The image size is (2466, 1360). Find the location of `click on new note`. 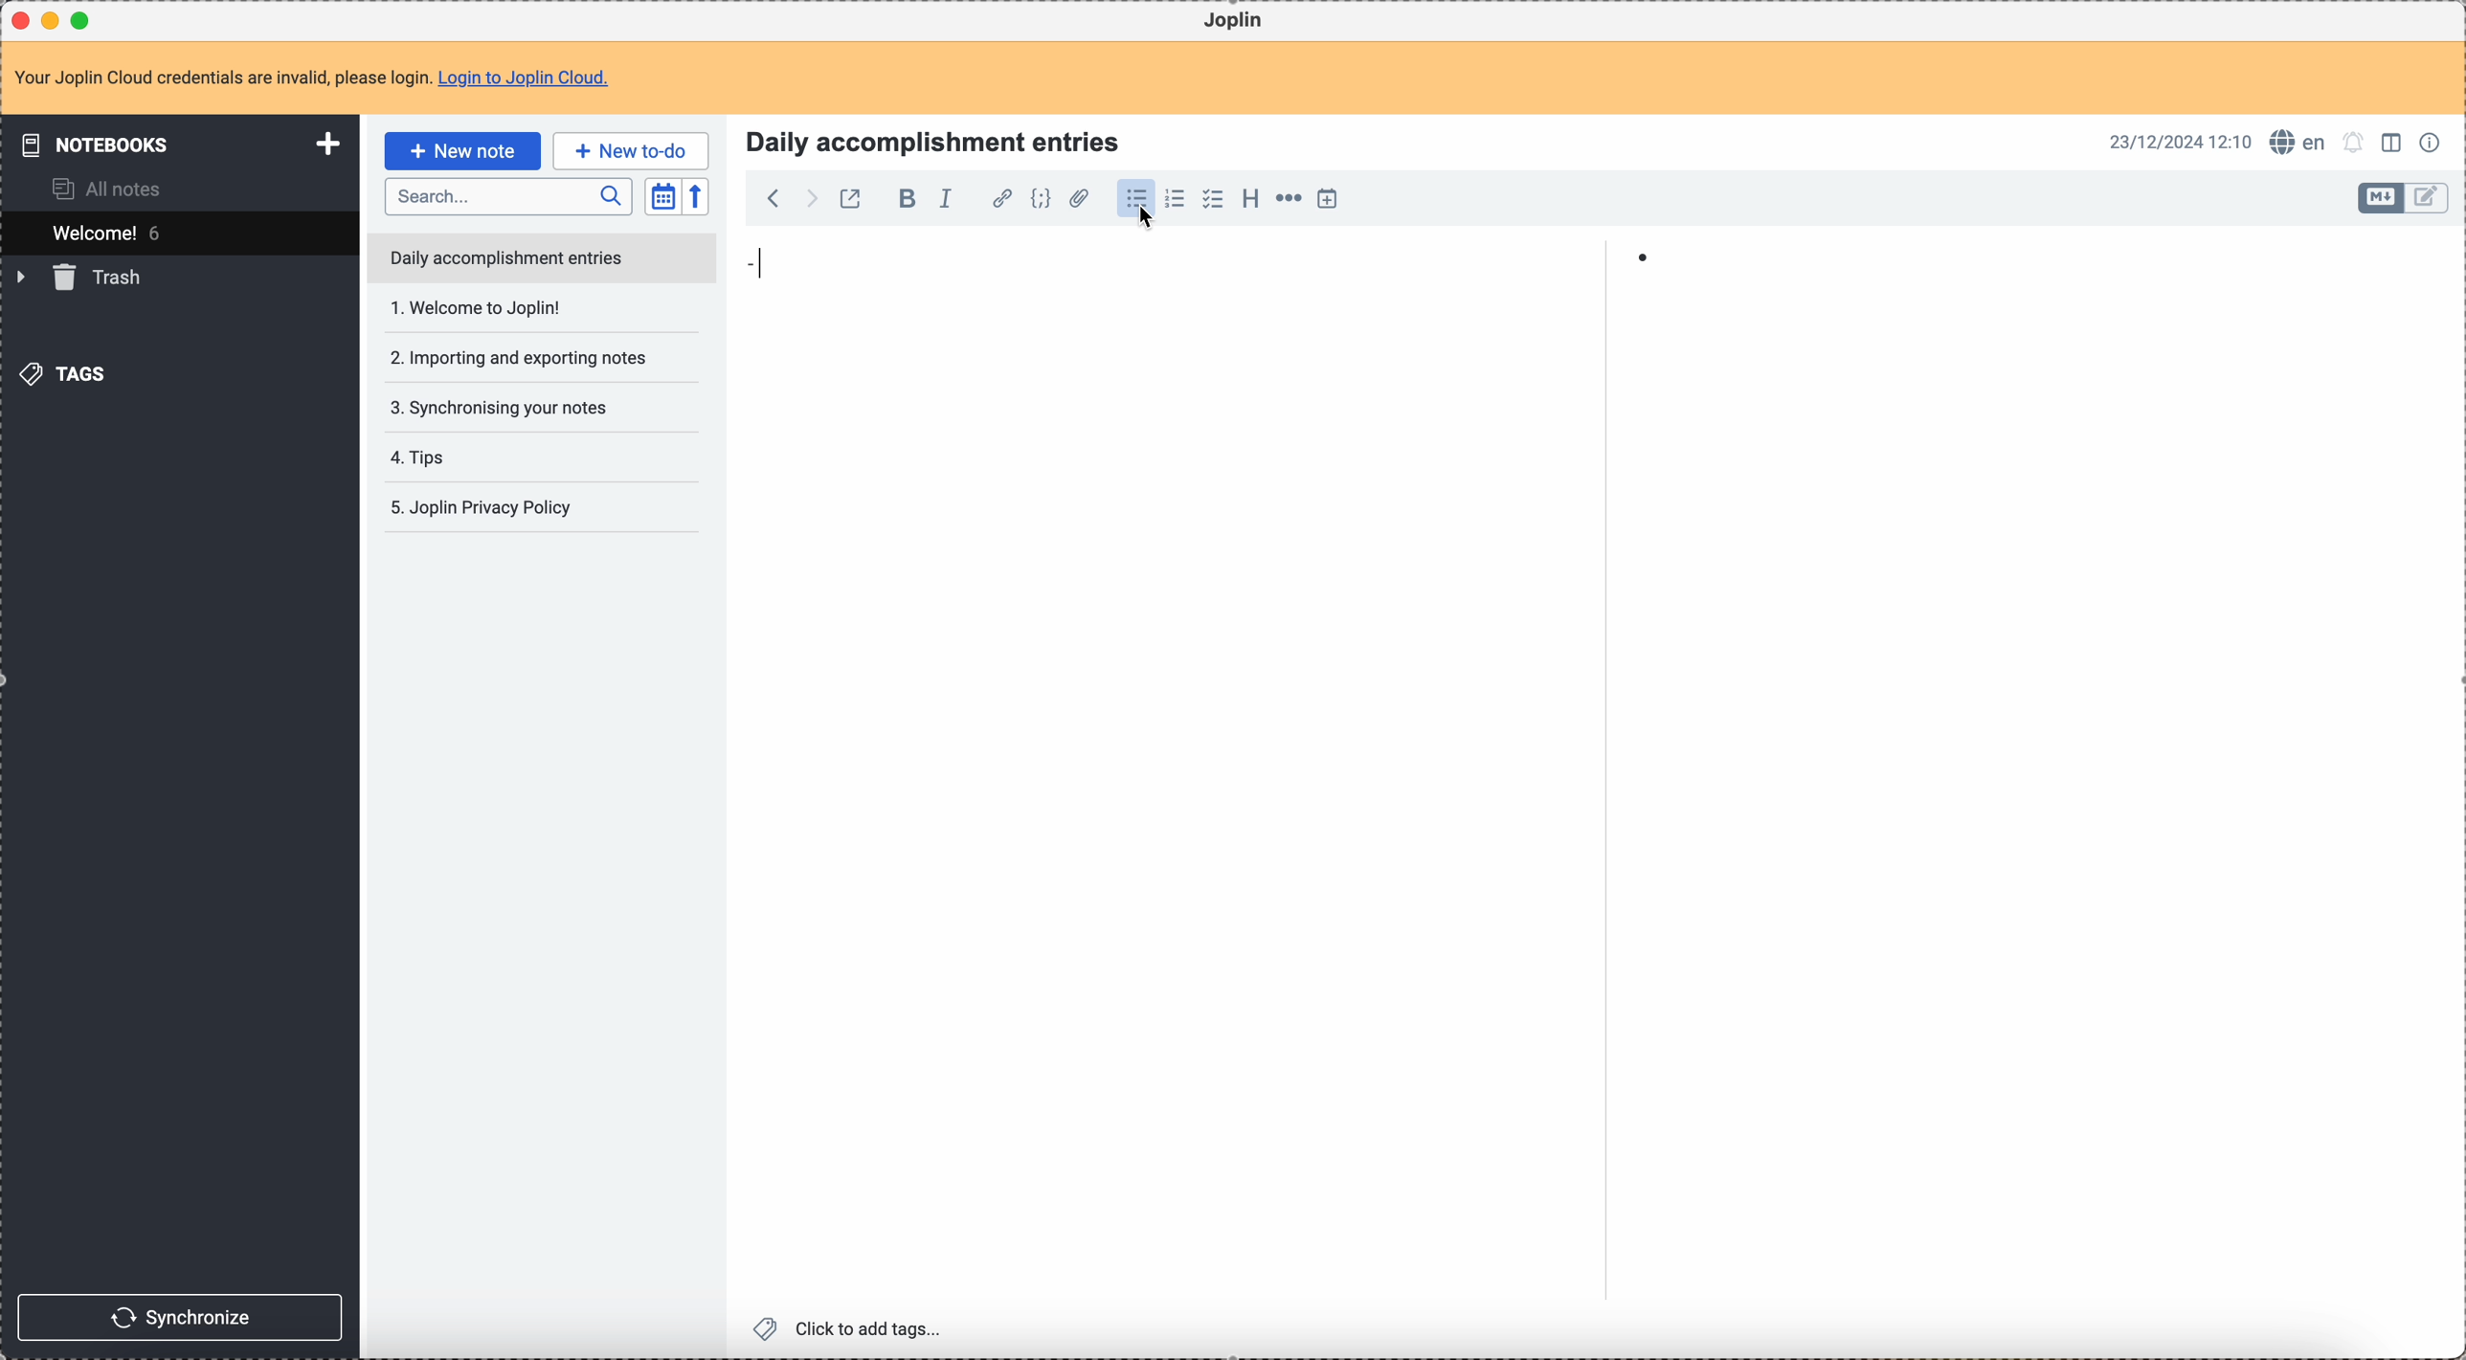

click on new note is located at coordinates (461, 150).